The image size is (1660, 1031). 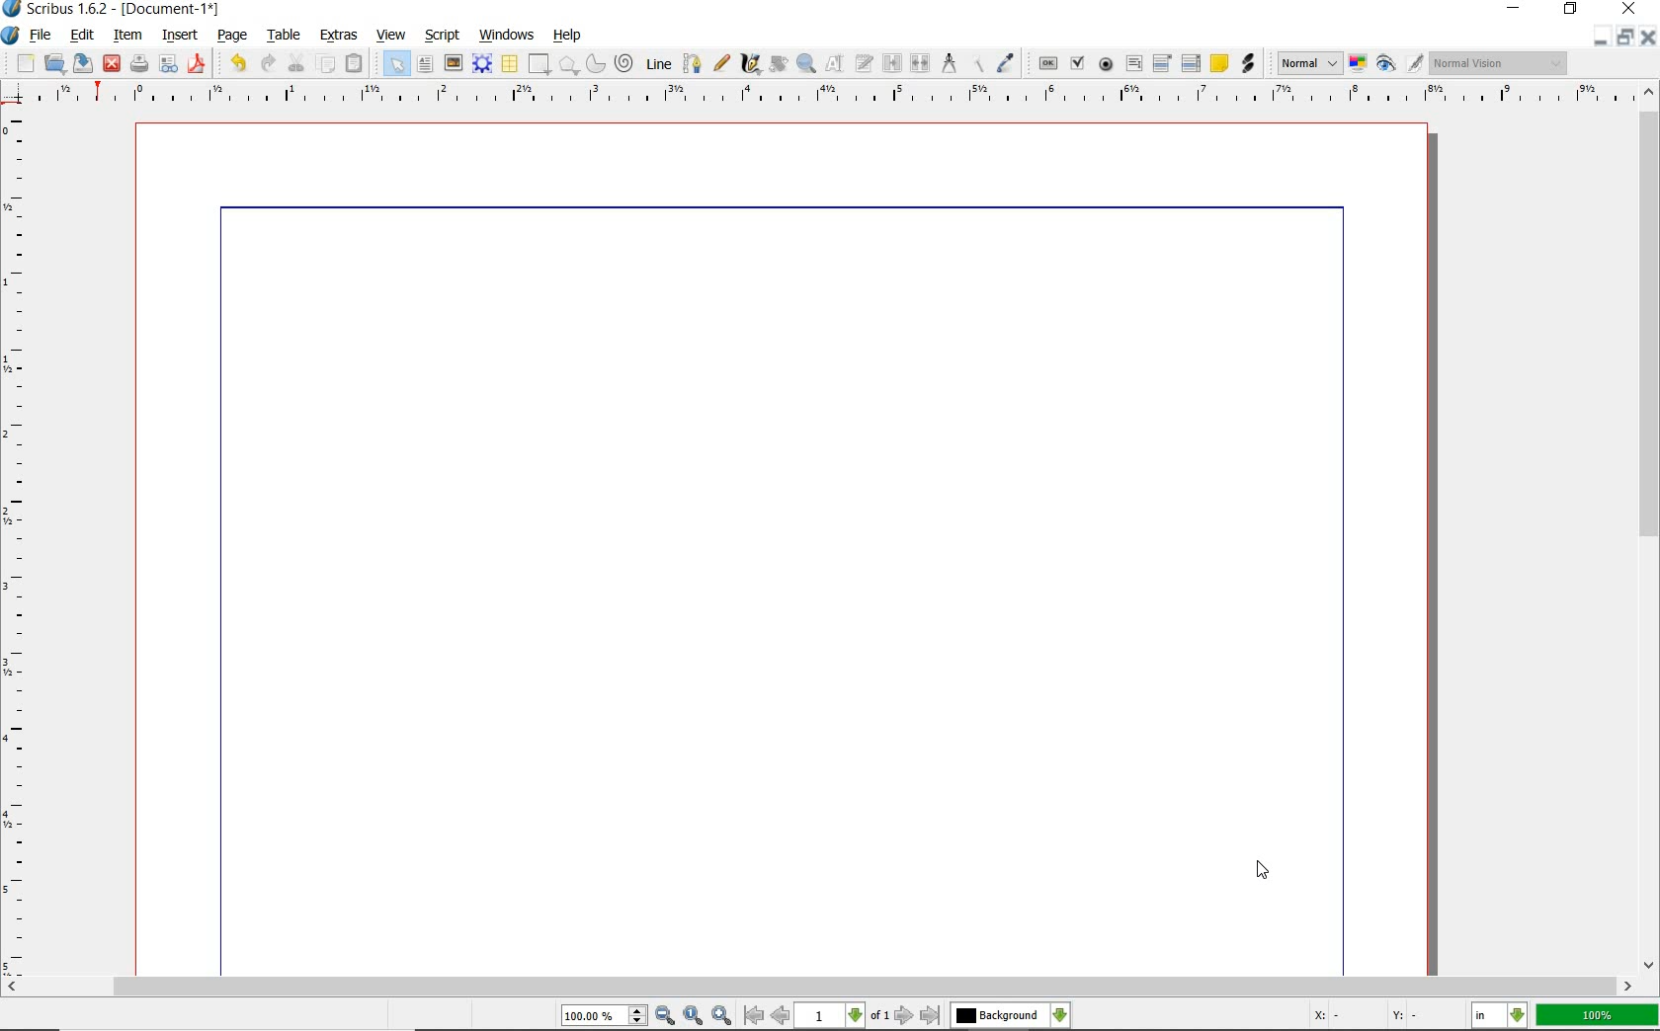 What do you see at coordinates (454, 62) in the screenshot?
I see `image frame` at bounding box center [454, 62].